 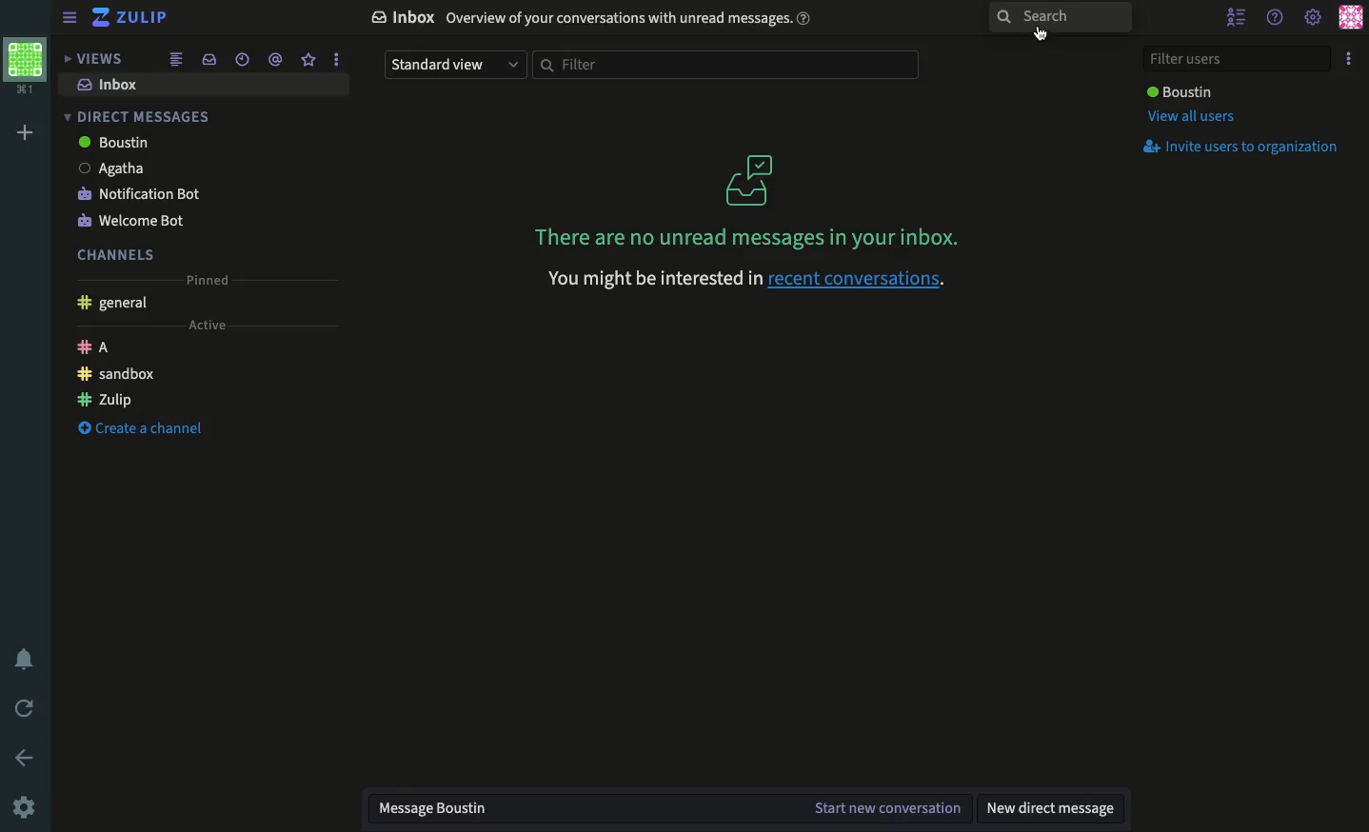 I want to click on start new conversation, so click(x=889, y=811).